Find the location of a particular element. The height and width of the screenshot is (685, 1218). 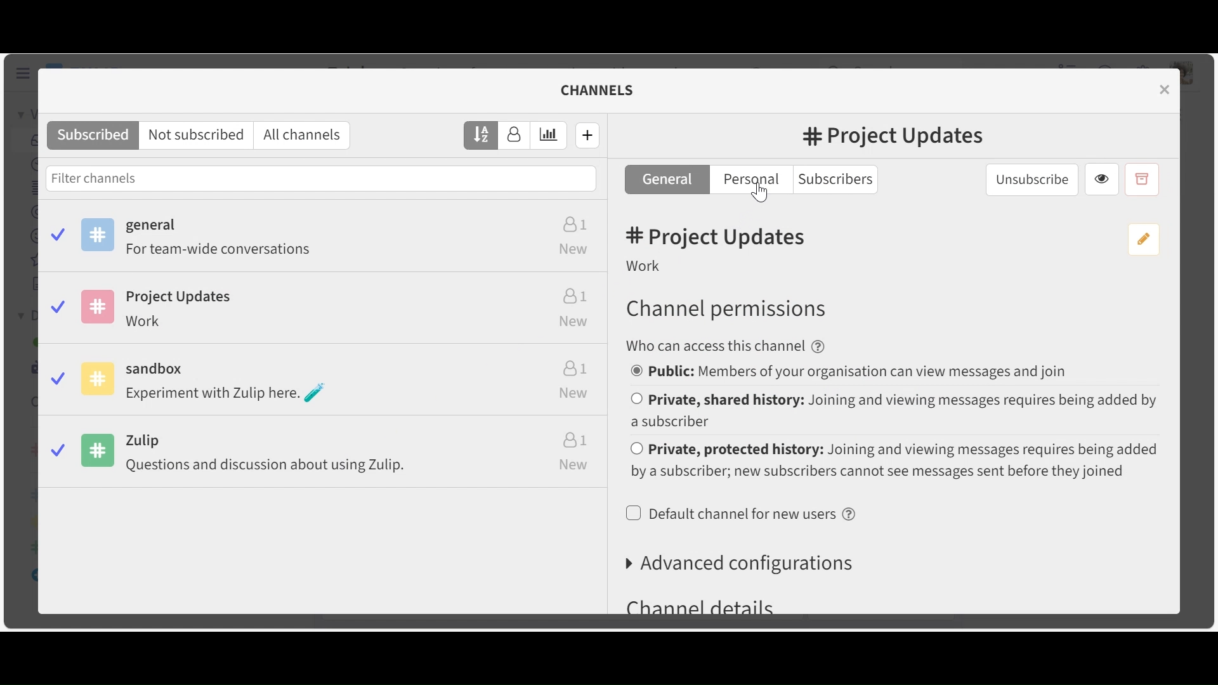

Cursor is located at coordinates (761, 195).